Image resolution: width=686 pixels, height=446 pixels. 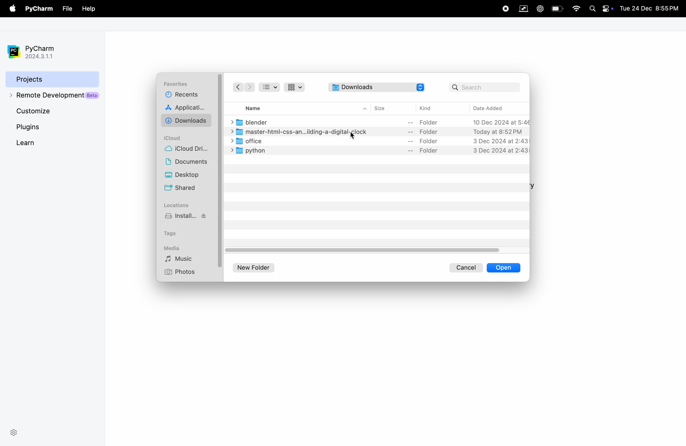 What do you see at coordinates (608, 8) in the screenshot?
I see `battery` at bounding box center [608, 8].